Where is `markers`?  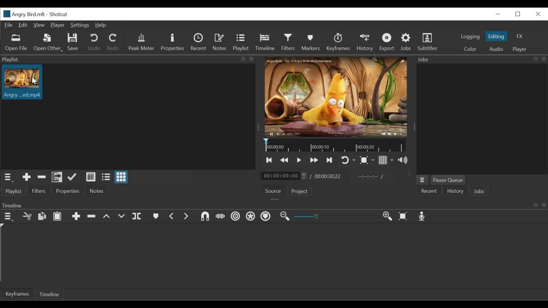 markers is located at coordinates (156, 216).